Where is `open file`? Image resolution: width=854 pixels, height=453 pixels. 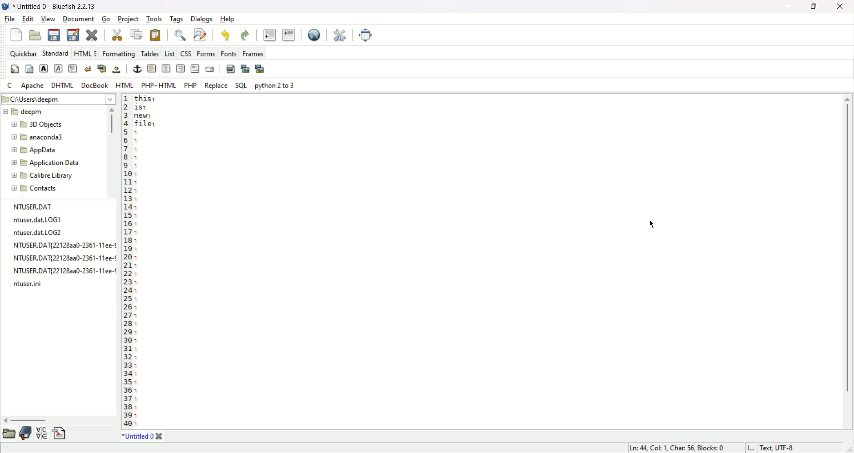 open file is located at coordinates (36, 35).